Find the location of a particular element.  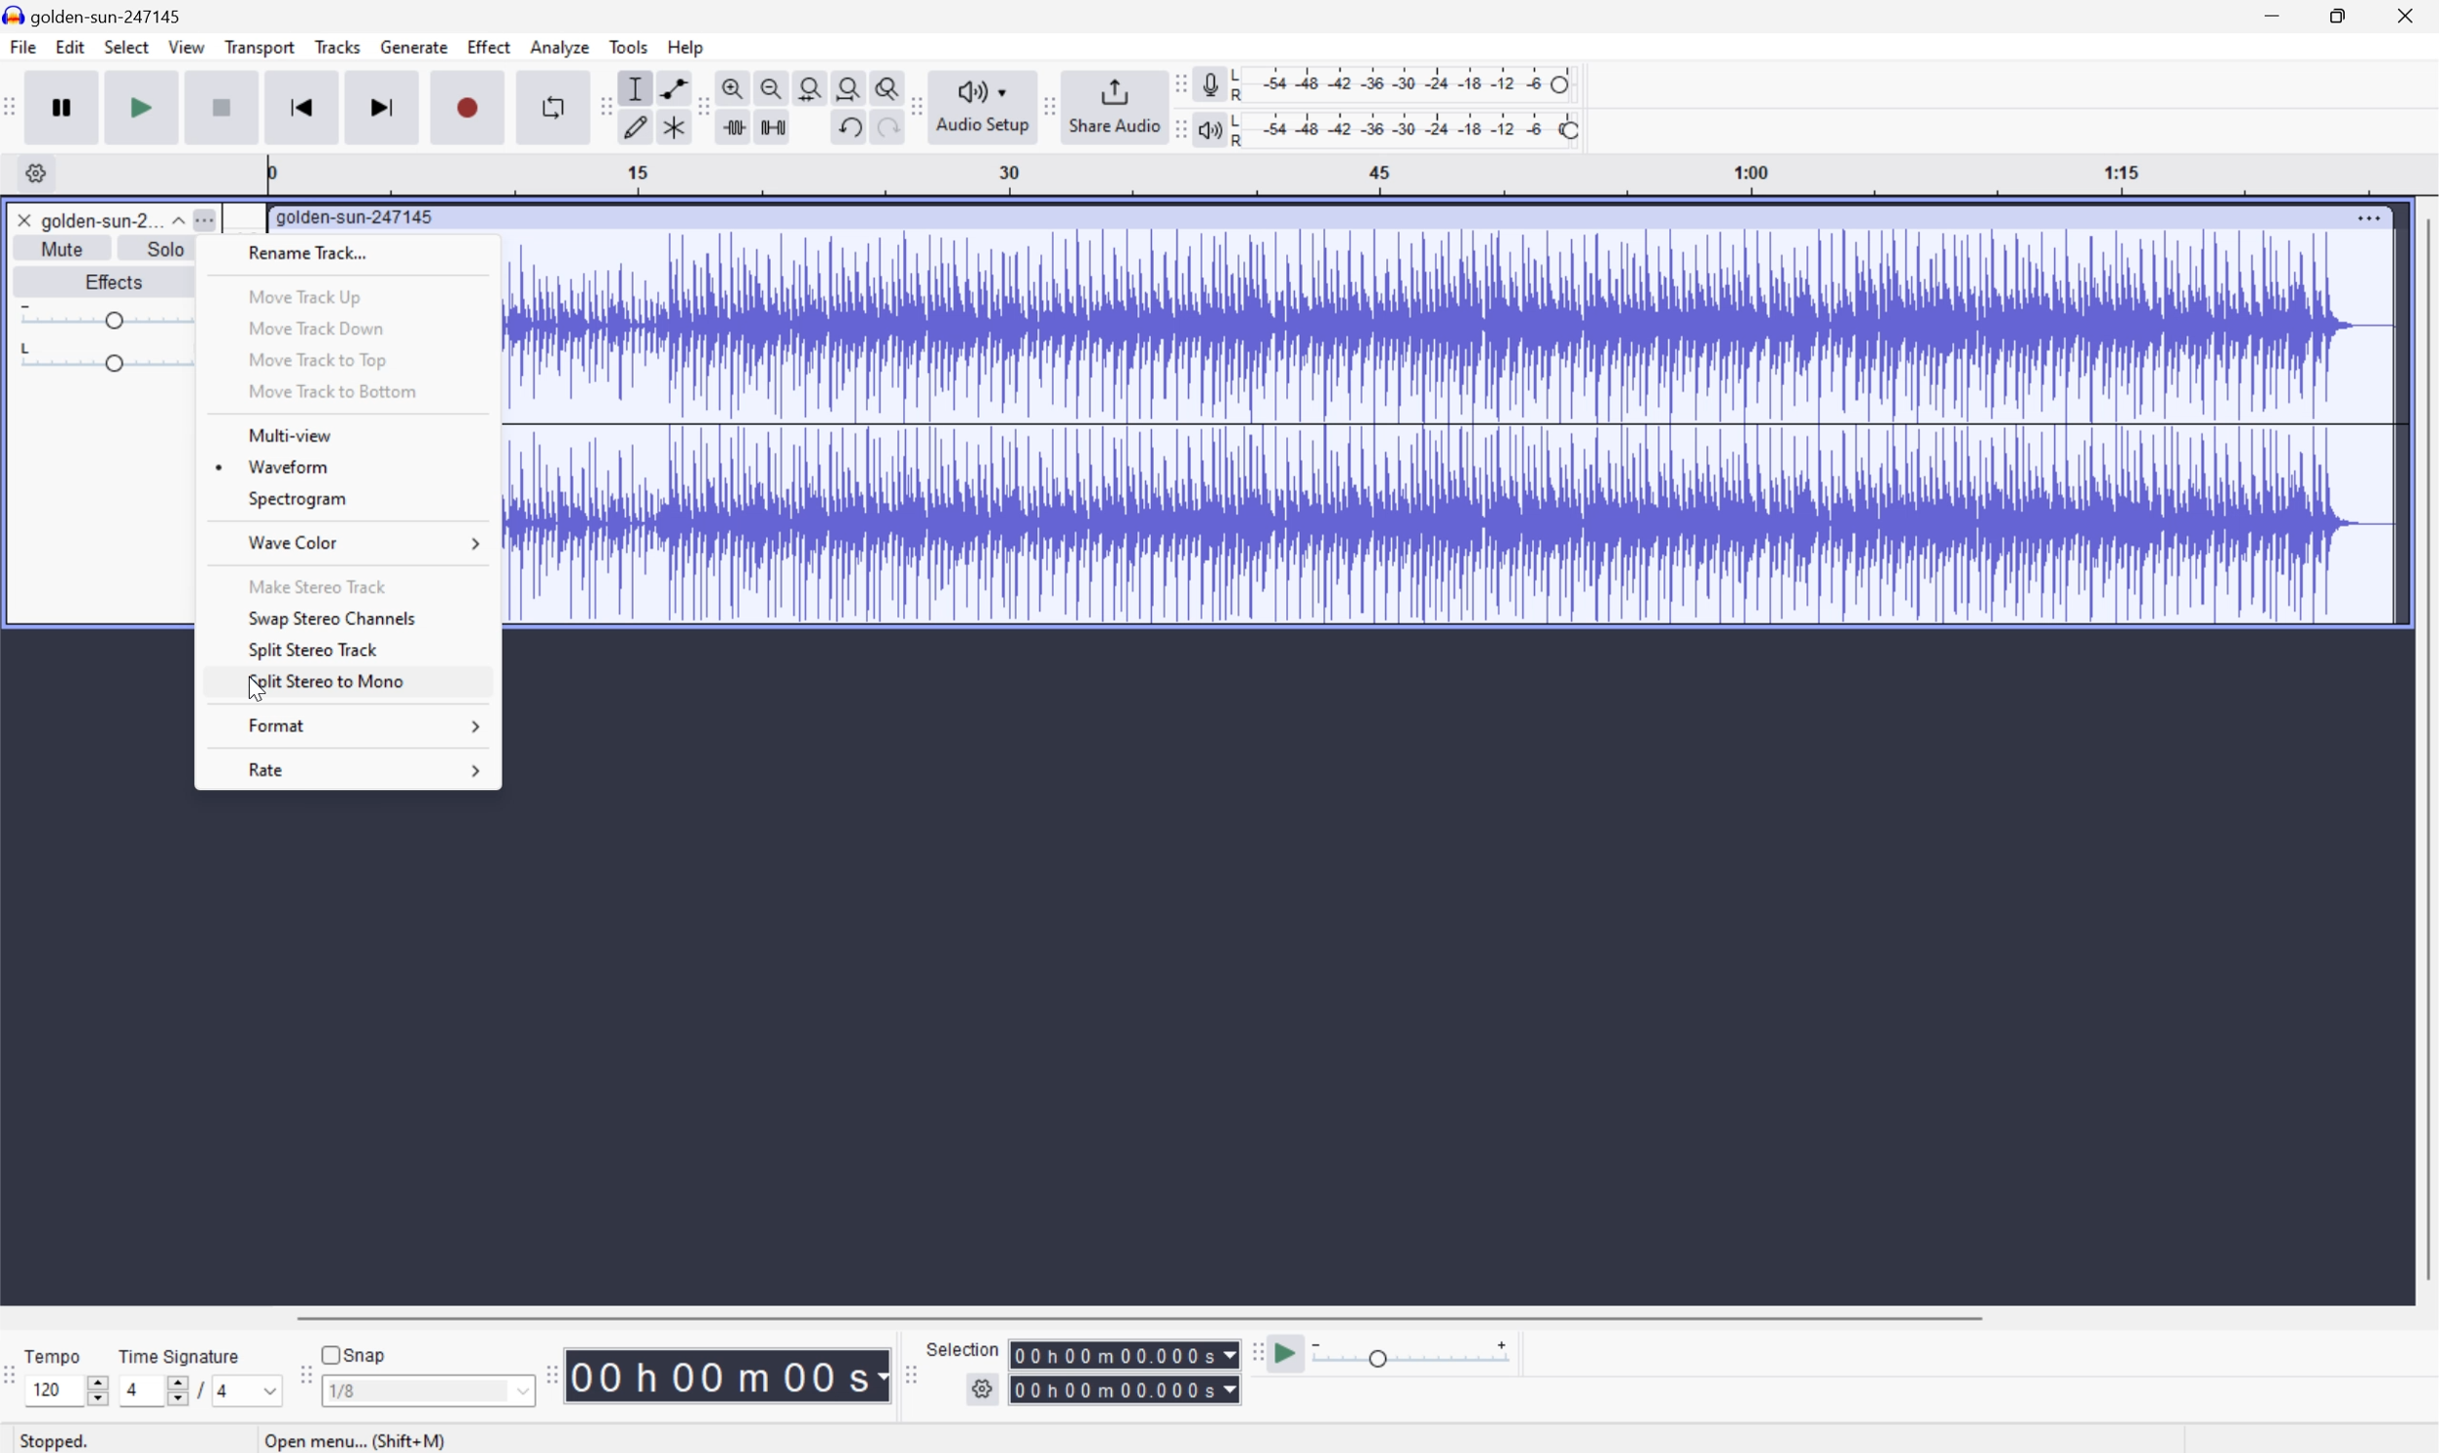

Drop Down is located at coordinates (175, 220).